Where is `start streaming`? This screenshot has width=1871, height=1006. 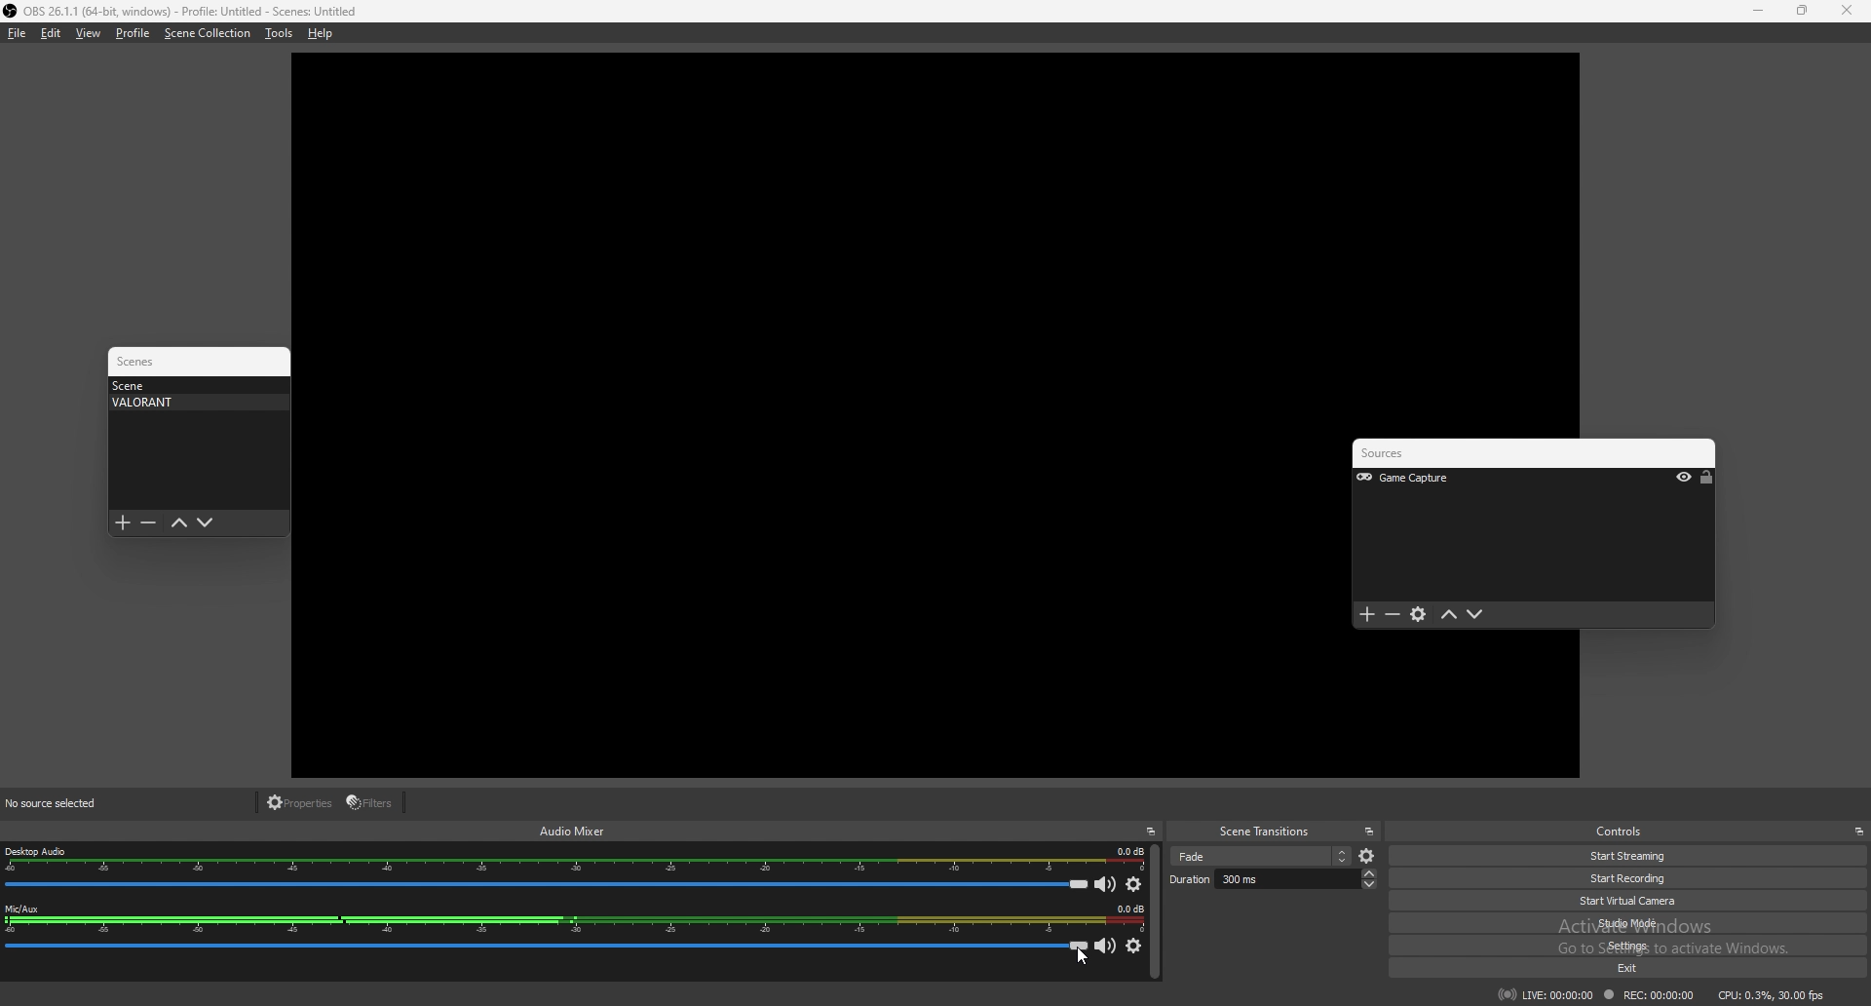 start streaming is located at coordinates (1629, 857).